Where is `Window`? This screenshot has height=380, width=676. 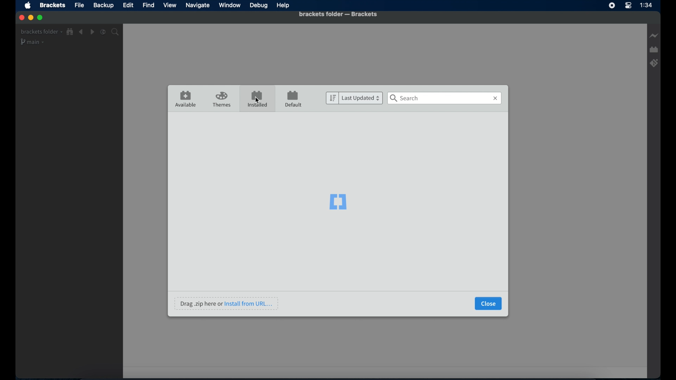 Window is located at coordinates (230, 5).